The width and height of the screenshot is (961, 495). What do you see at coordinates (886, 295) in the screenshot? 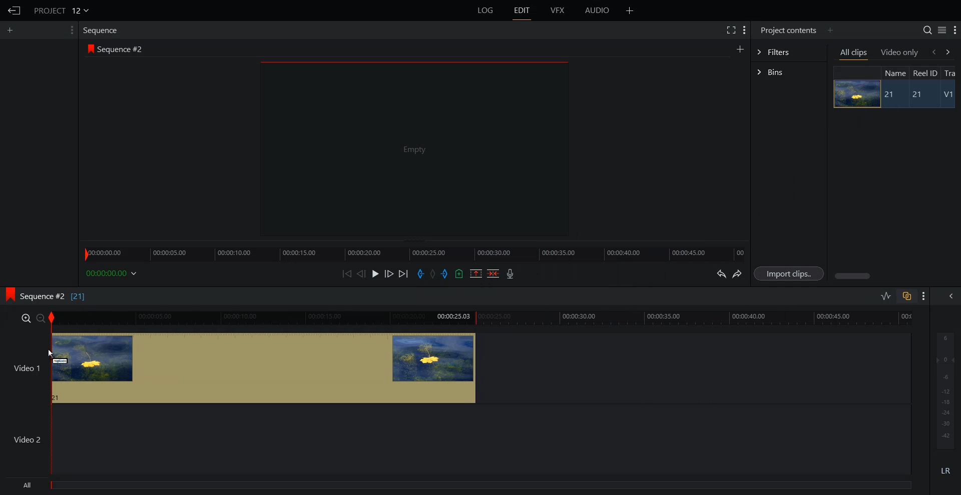
I see `Toggle audio level editing` at bounding box center [886, 295].